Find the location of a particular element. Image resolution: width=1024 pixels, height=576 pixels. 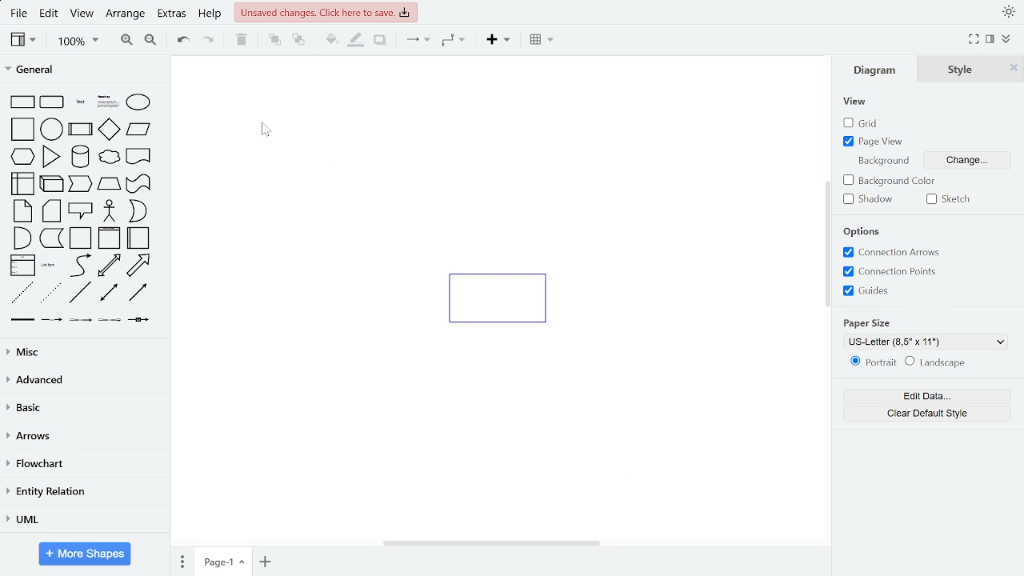

extras is located at coordinates (173, 15).